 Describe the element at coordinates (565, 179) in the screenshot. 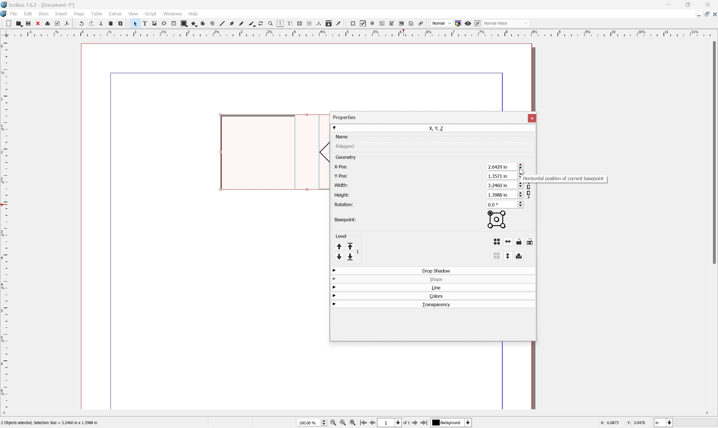

I see `horizontal position of current basepoint` at that location.